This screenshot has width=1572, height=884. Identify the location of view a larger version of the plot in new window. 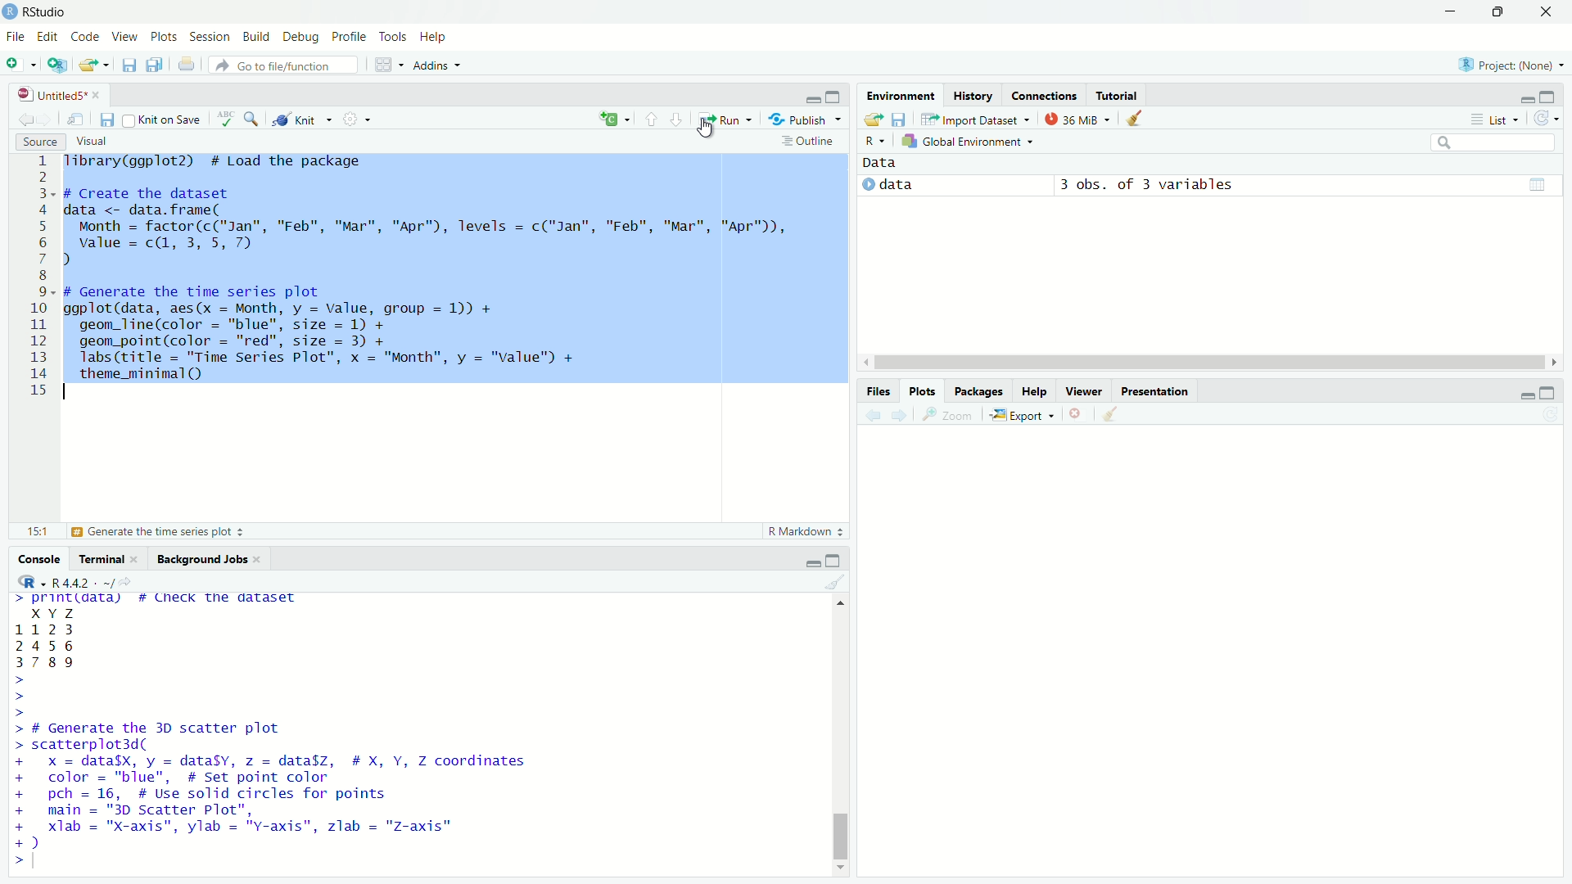
(951, 414).